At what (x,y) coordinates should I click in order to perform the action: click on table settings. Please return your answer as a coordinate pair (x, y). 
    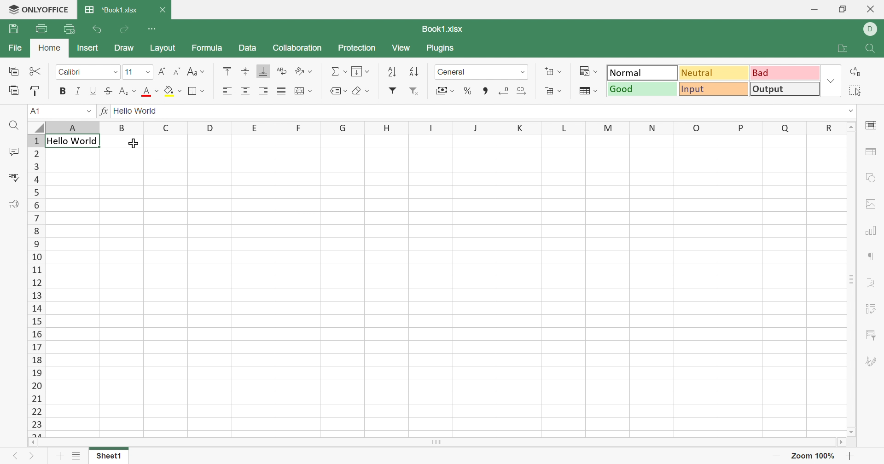
    Looking at the image, I should click on (870, 152).